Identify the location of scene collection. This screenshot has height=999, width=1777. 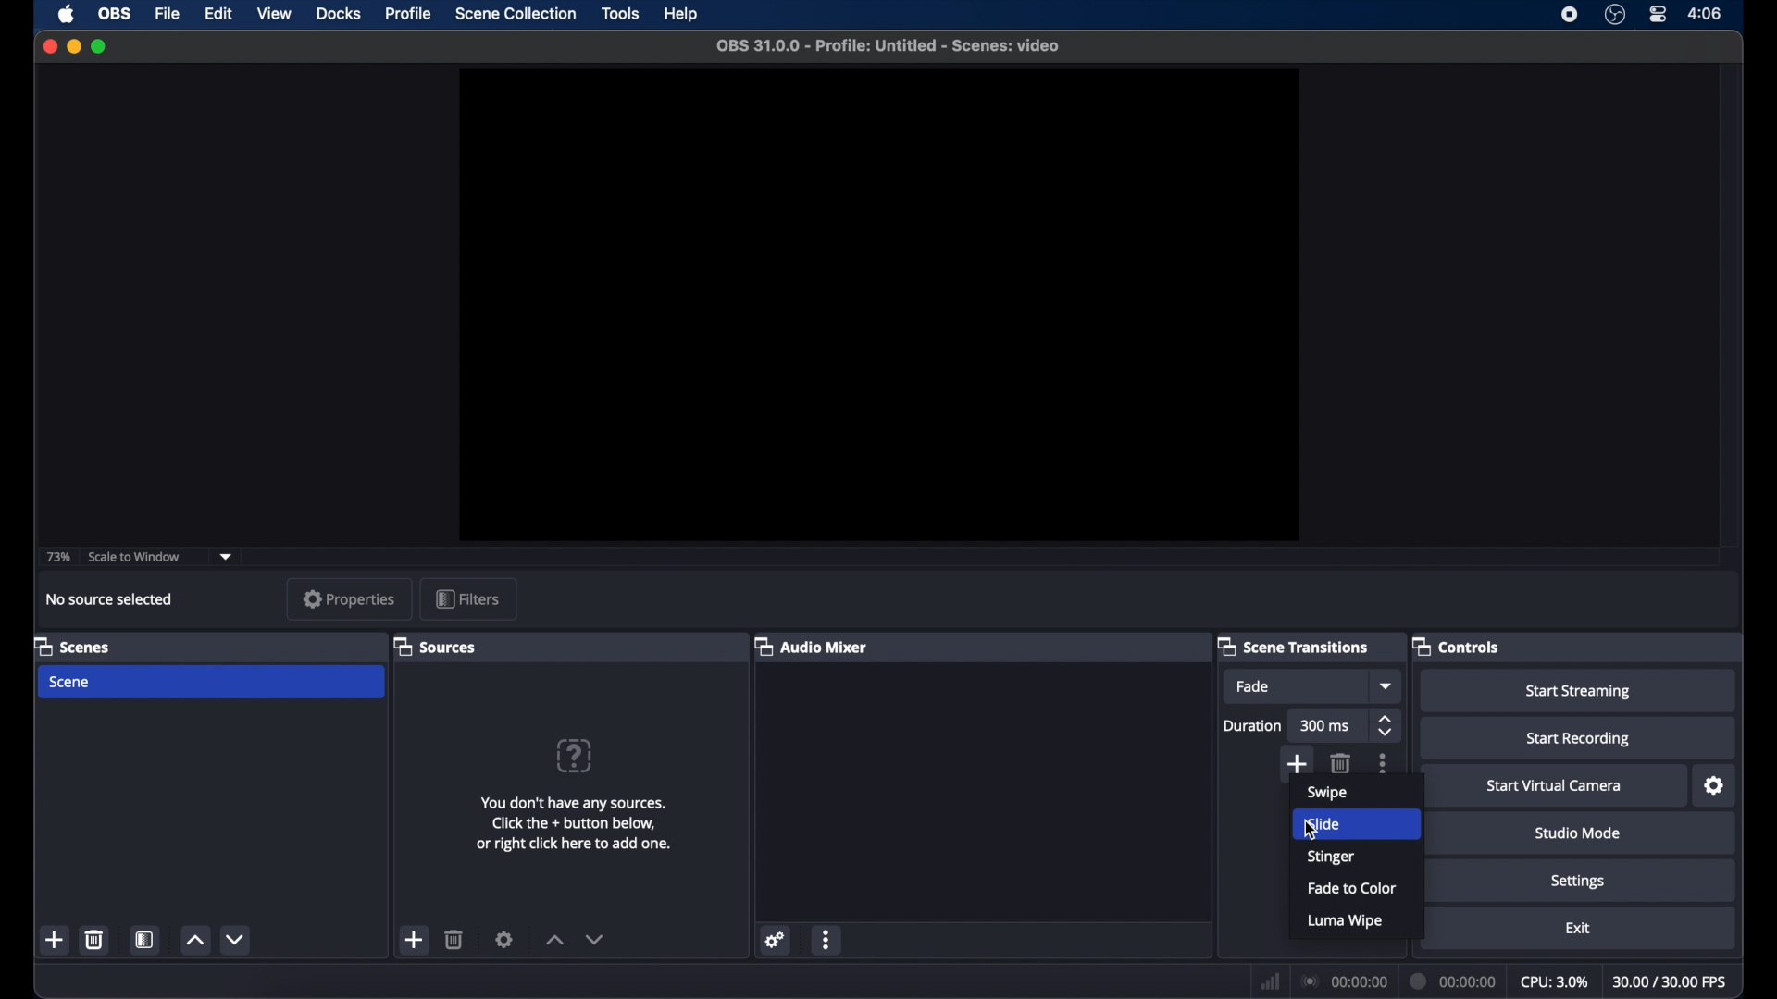
(516, 14).